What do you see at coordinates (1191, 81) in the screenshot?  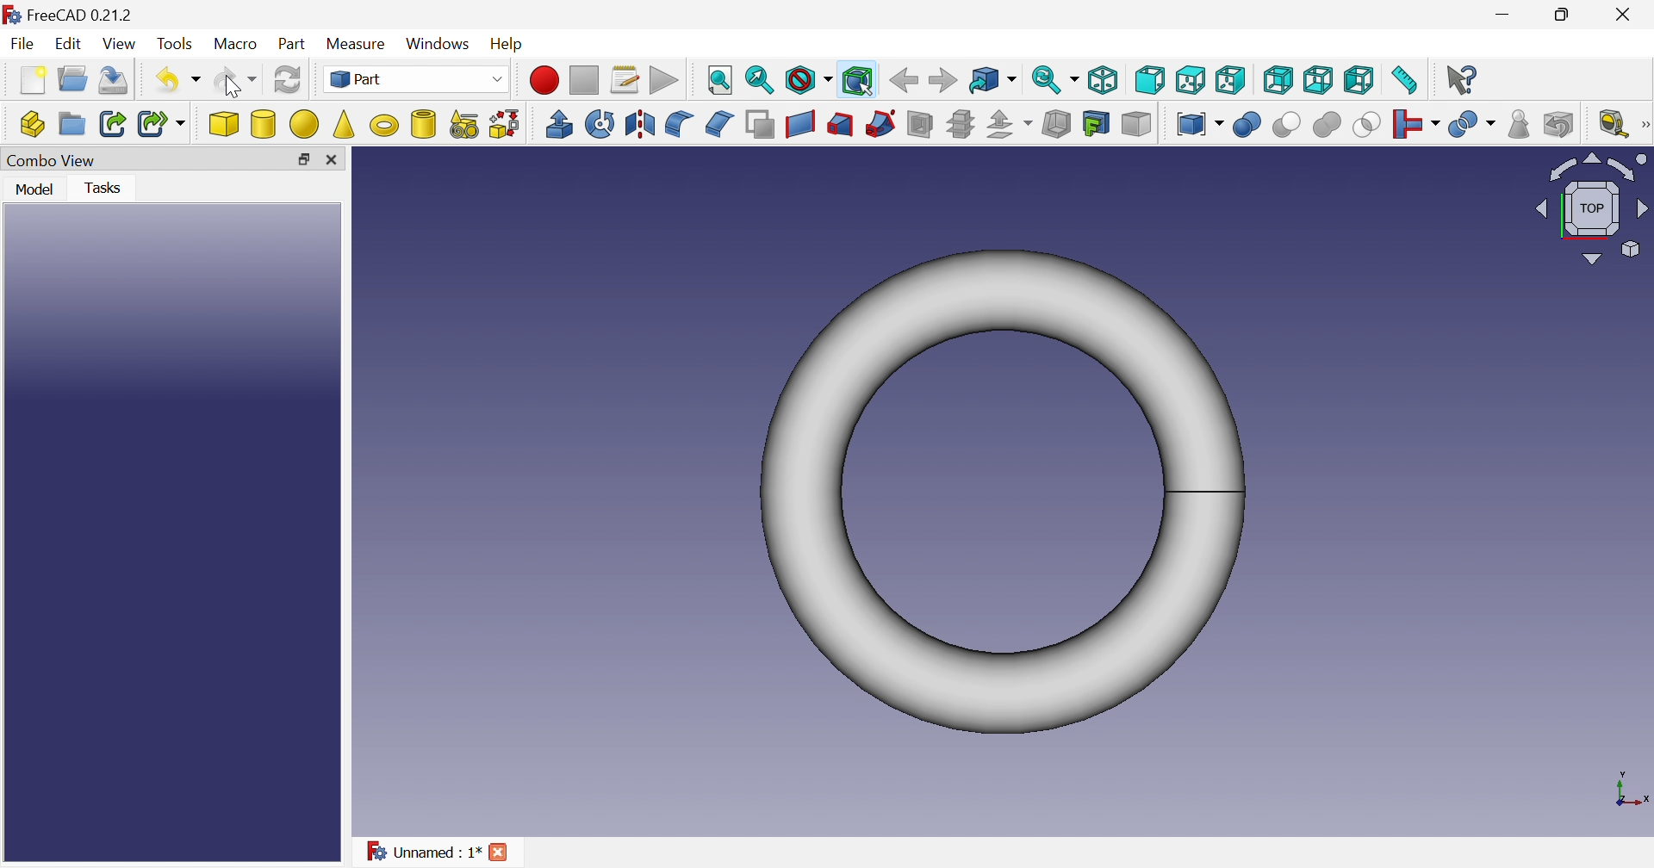 I see `Top` at bounding box center [1191, 81].